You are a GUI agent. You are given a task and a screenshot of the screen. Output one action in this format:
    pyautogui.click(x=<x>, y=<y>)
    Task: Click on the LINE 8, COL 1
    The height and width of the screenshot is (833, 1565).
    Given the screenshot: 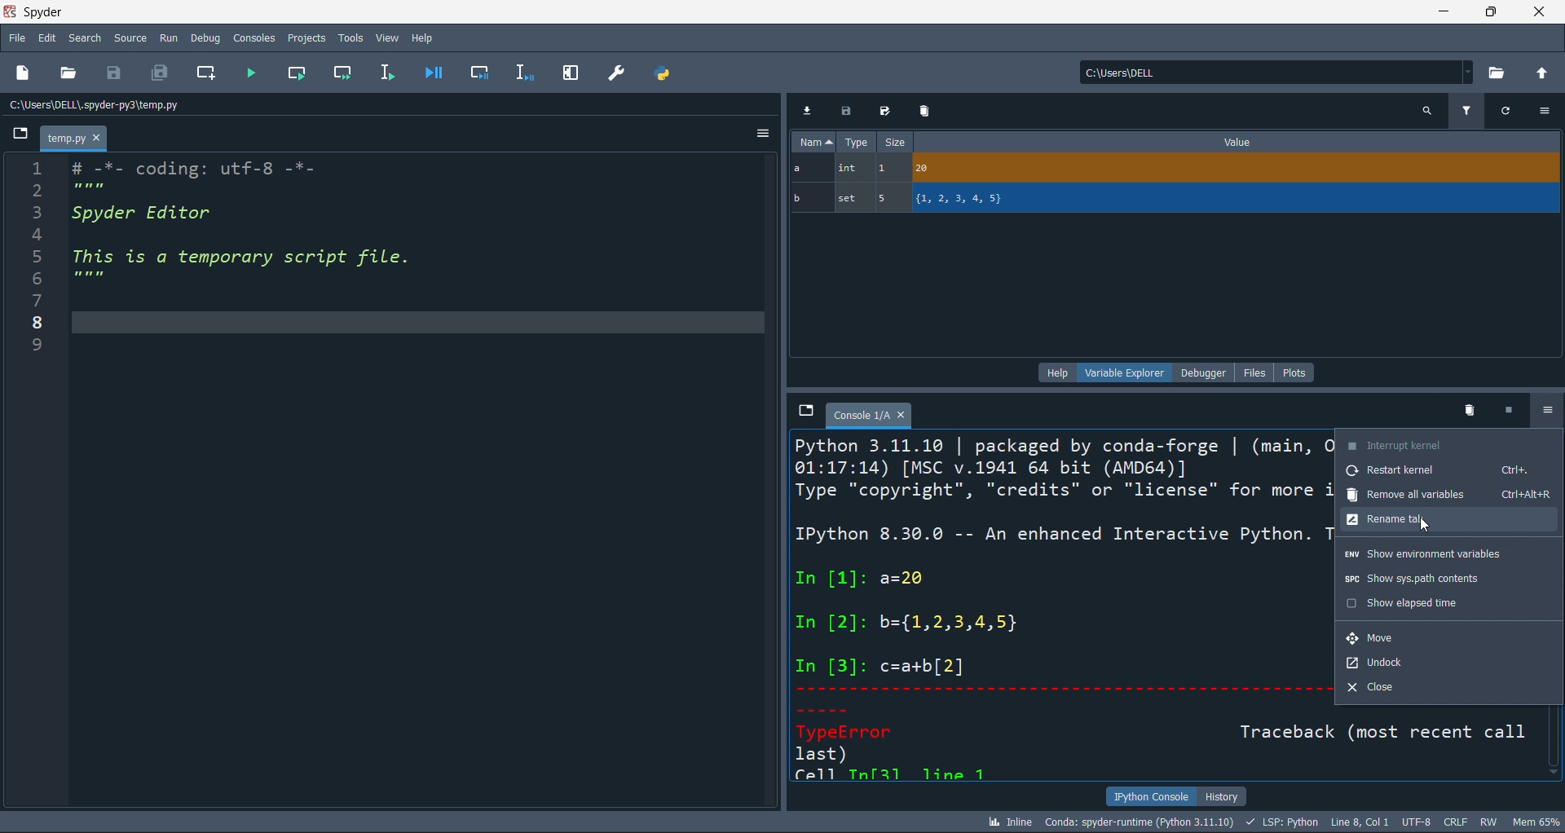 What is the action you would take?
    pyautogui.click(x=1363, y=822)
    